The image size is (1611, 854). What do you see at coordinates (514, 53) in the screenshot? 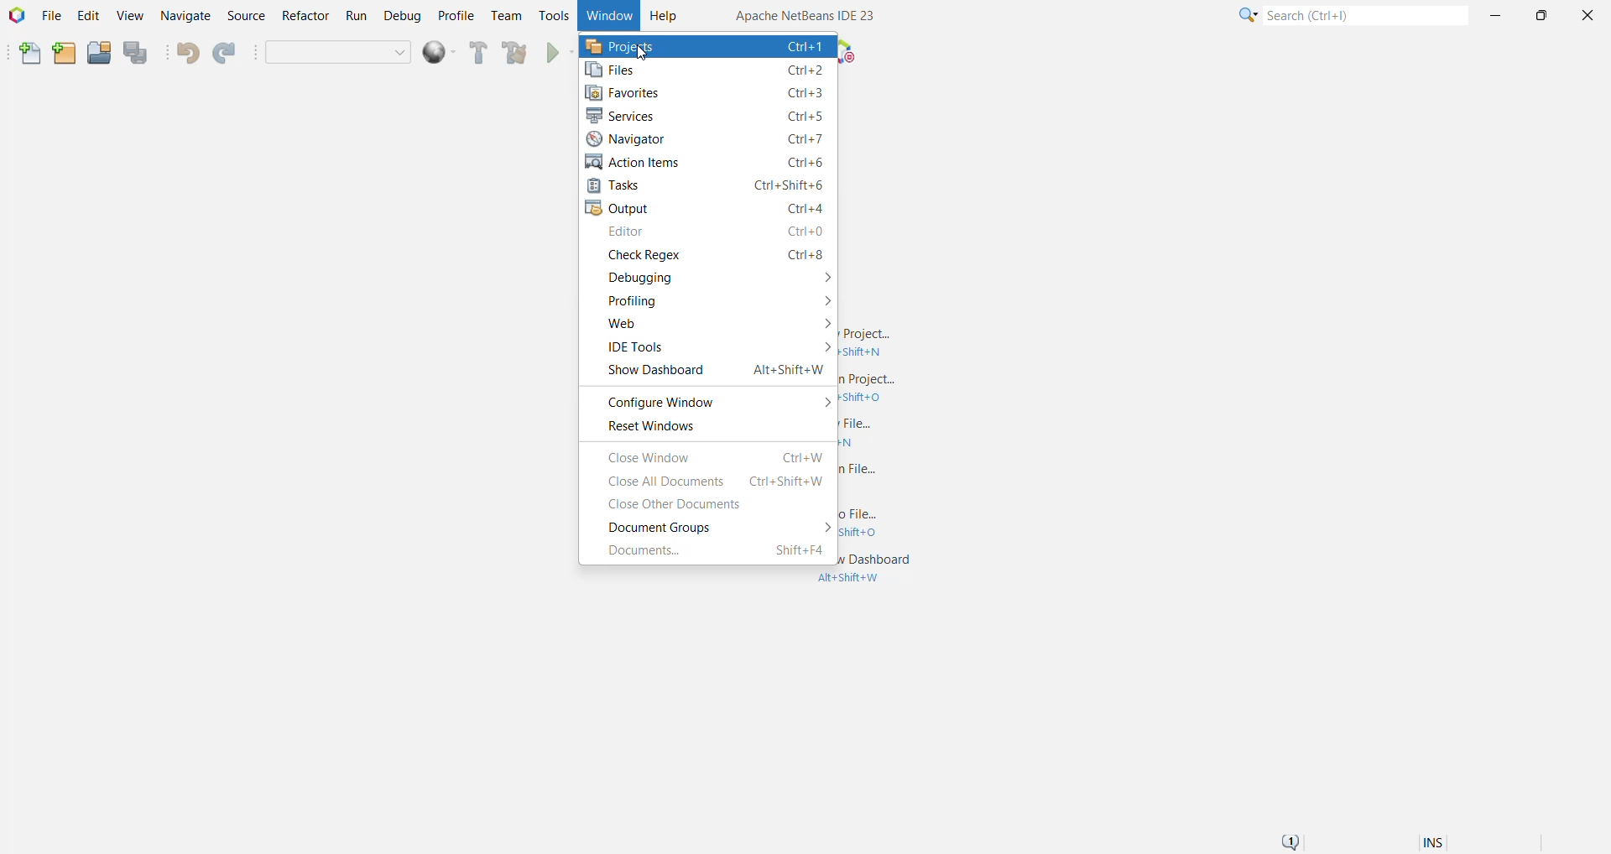
I see `Clean and build Project` at bounding box center [514, 53].